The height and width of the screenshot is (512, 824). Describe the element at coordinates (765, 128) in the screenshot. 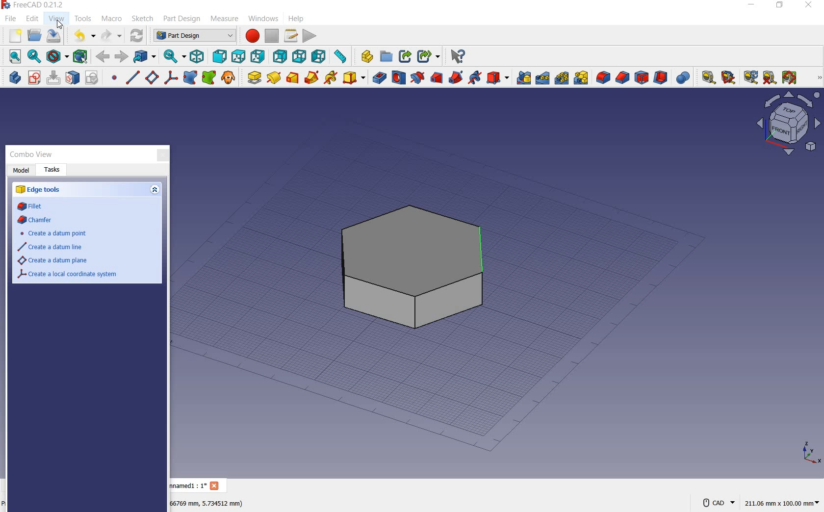

I see `Workbench layout` at that location.